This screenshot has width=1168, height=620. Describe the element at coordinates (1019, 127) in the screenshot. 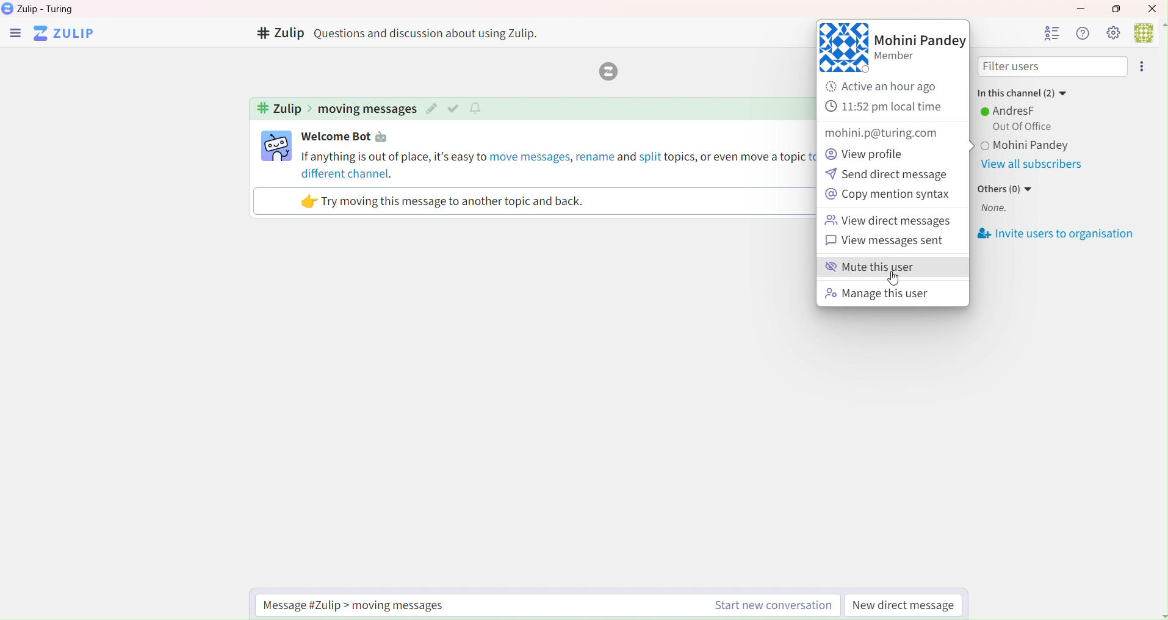

I see `Out Of Office` at that location.